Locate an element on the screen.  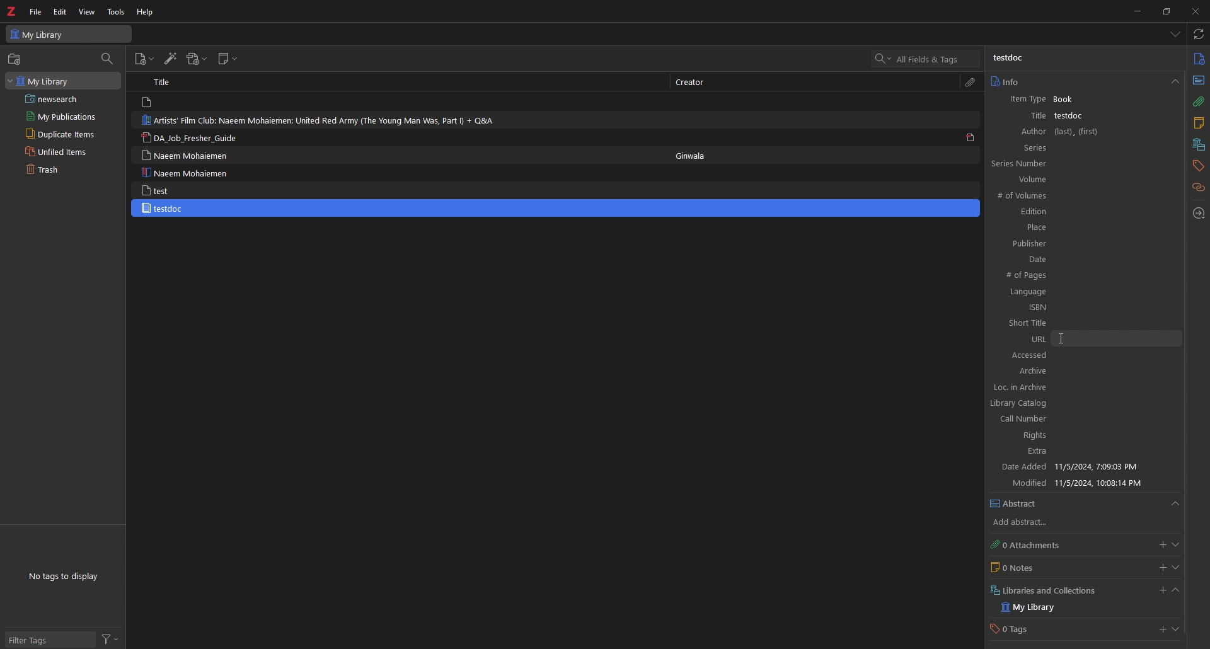
file is located at coordinates (36, 12).